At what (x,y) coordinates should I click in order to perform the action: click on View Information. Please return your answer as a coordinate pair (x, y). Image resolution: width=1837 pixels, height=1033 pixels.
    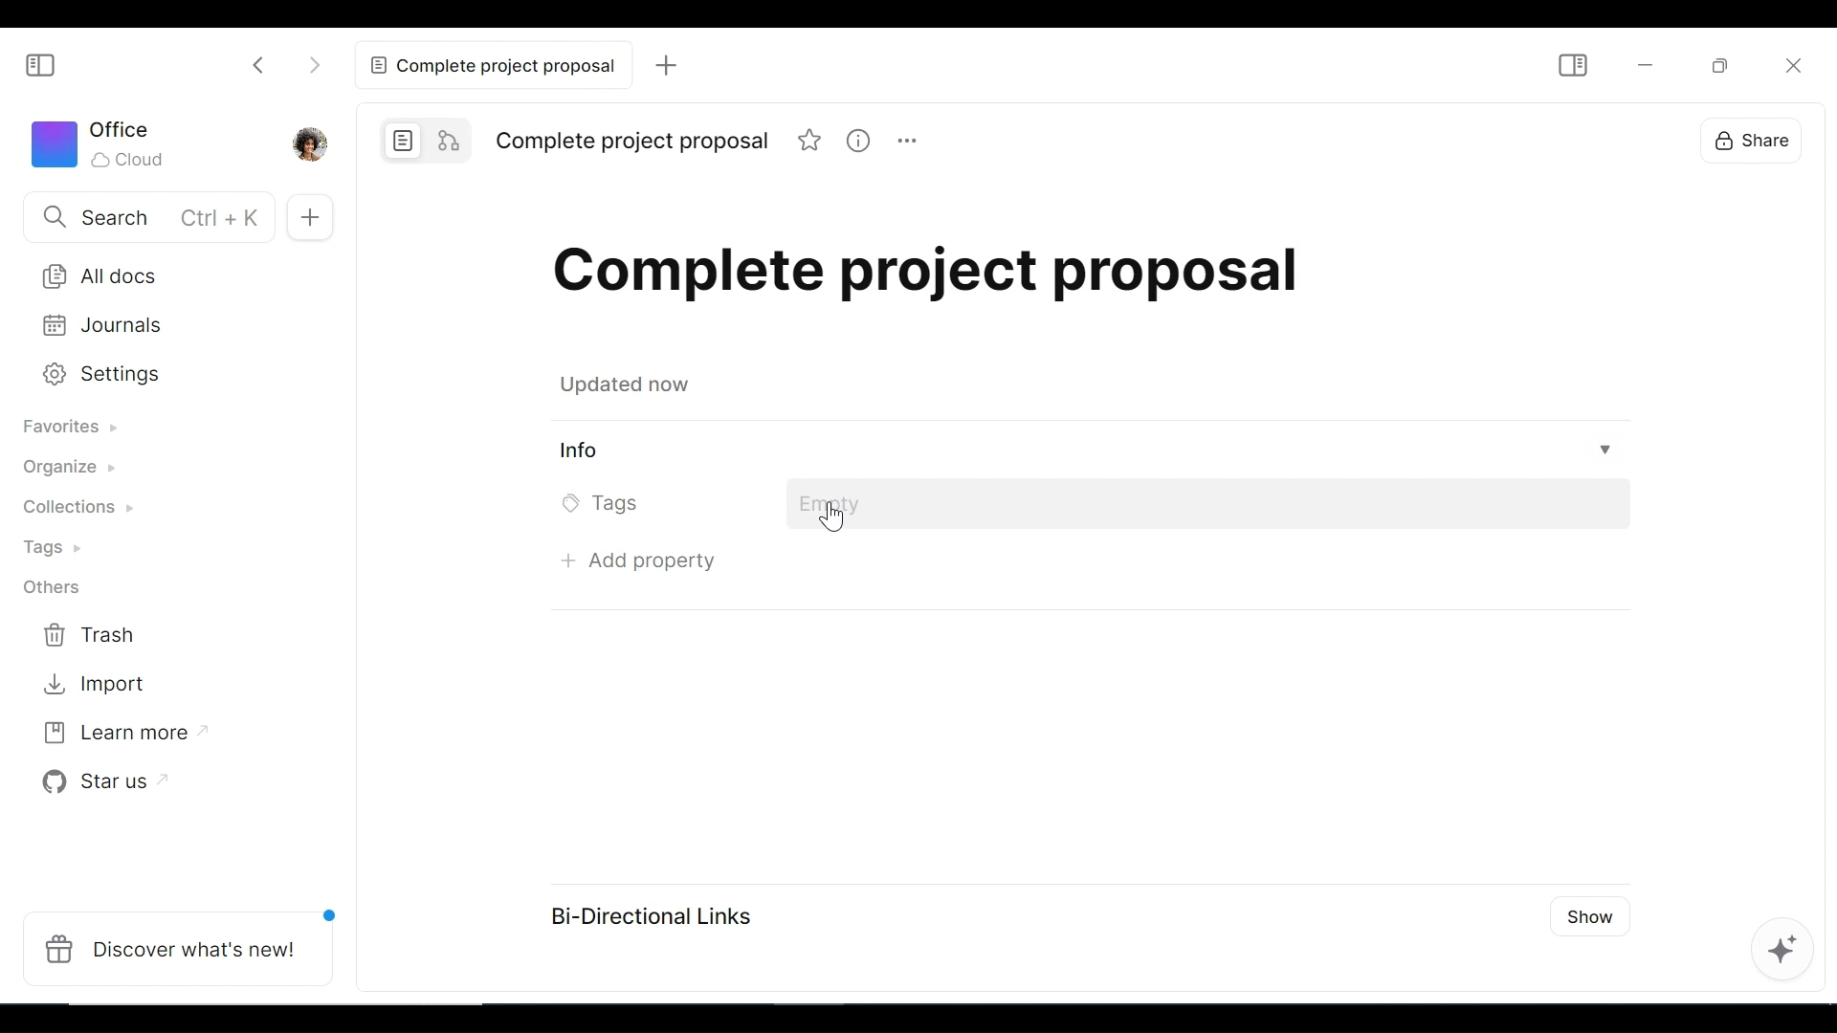
    Looking at the image, I should click on (1089, 451).